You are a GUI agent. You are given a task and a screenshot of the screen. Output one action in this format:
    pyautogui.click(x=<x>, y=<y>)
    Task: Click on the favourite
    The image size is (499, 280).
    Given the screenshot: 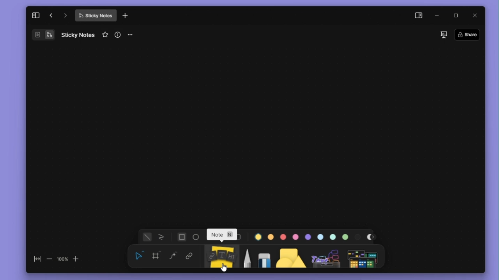 What is the action you would take?
    pyautogui.click(x=105, y=36)
    